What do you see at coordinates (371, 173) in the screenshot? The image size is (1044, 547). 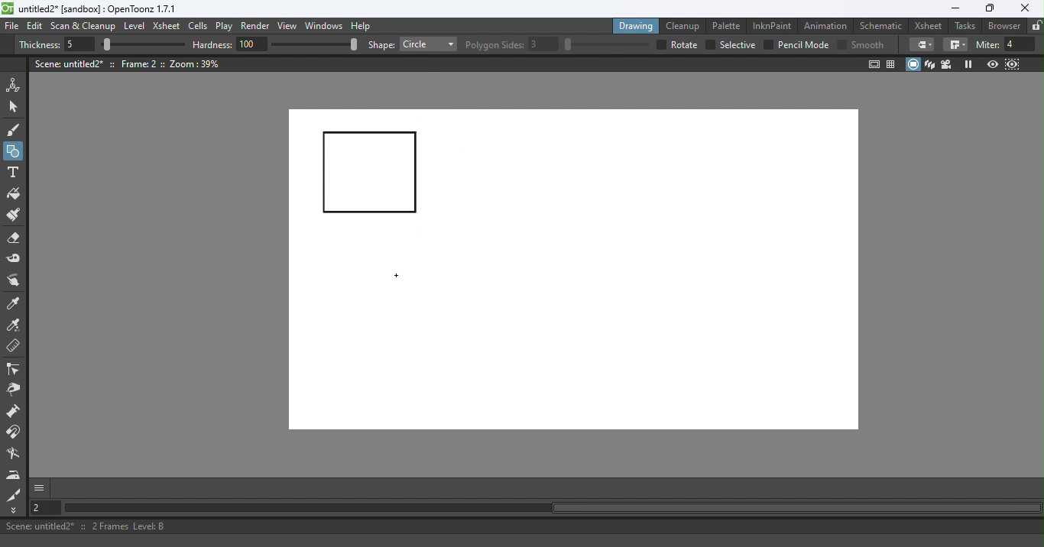 I see `Rectangle drawn` at bounding box center [371, 173].